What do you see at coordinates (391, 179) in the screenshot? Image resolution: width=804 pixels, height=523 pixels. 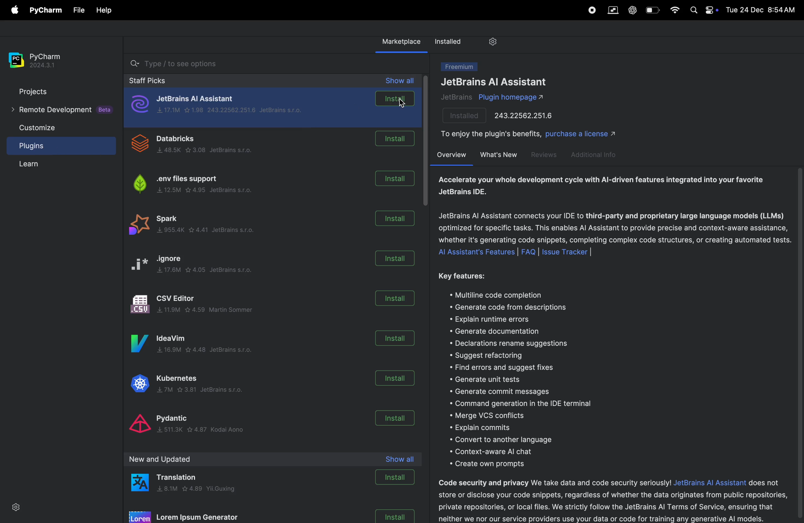 I see `install` at bounding box center [391, 179].